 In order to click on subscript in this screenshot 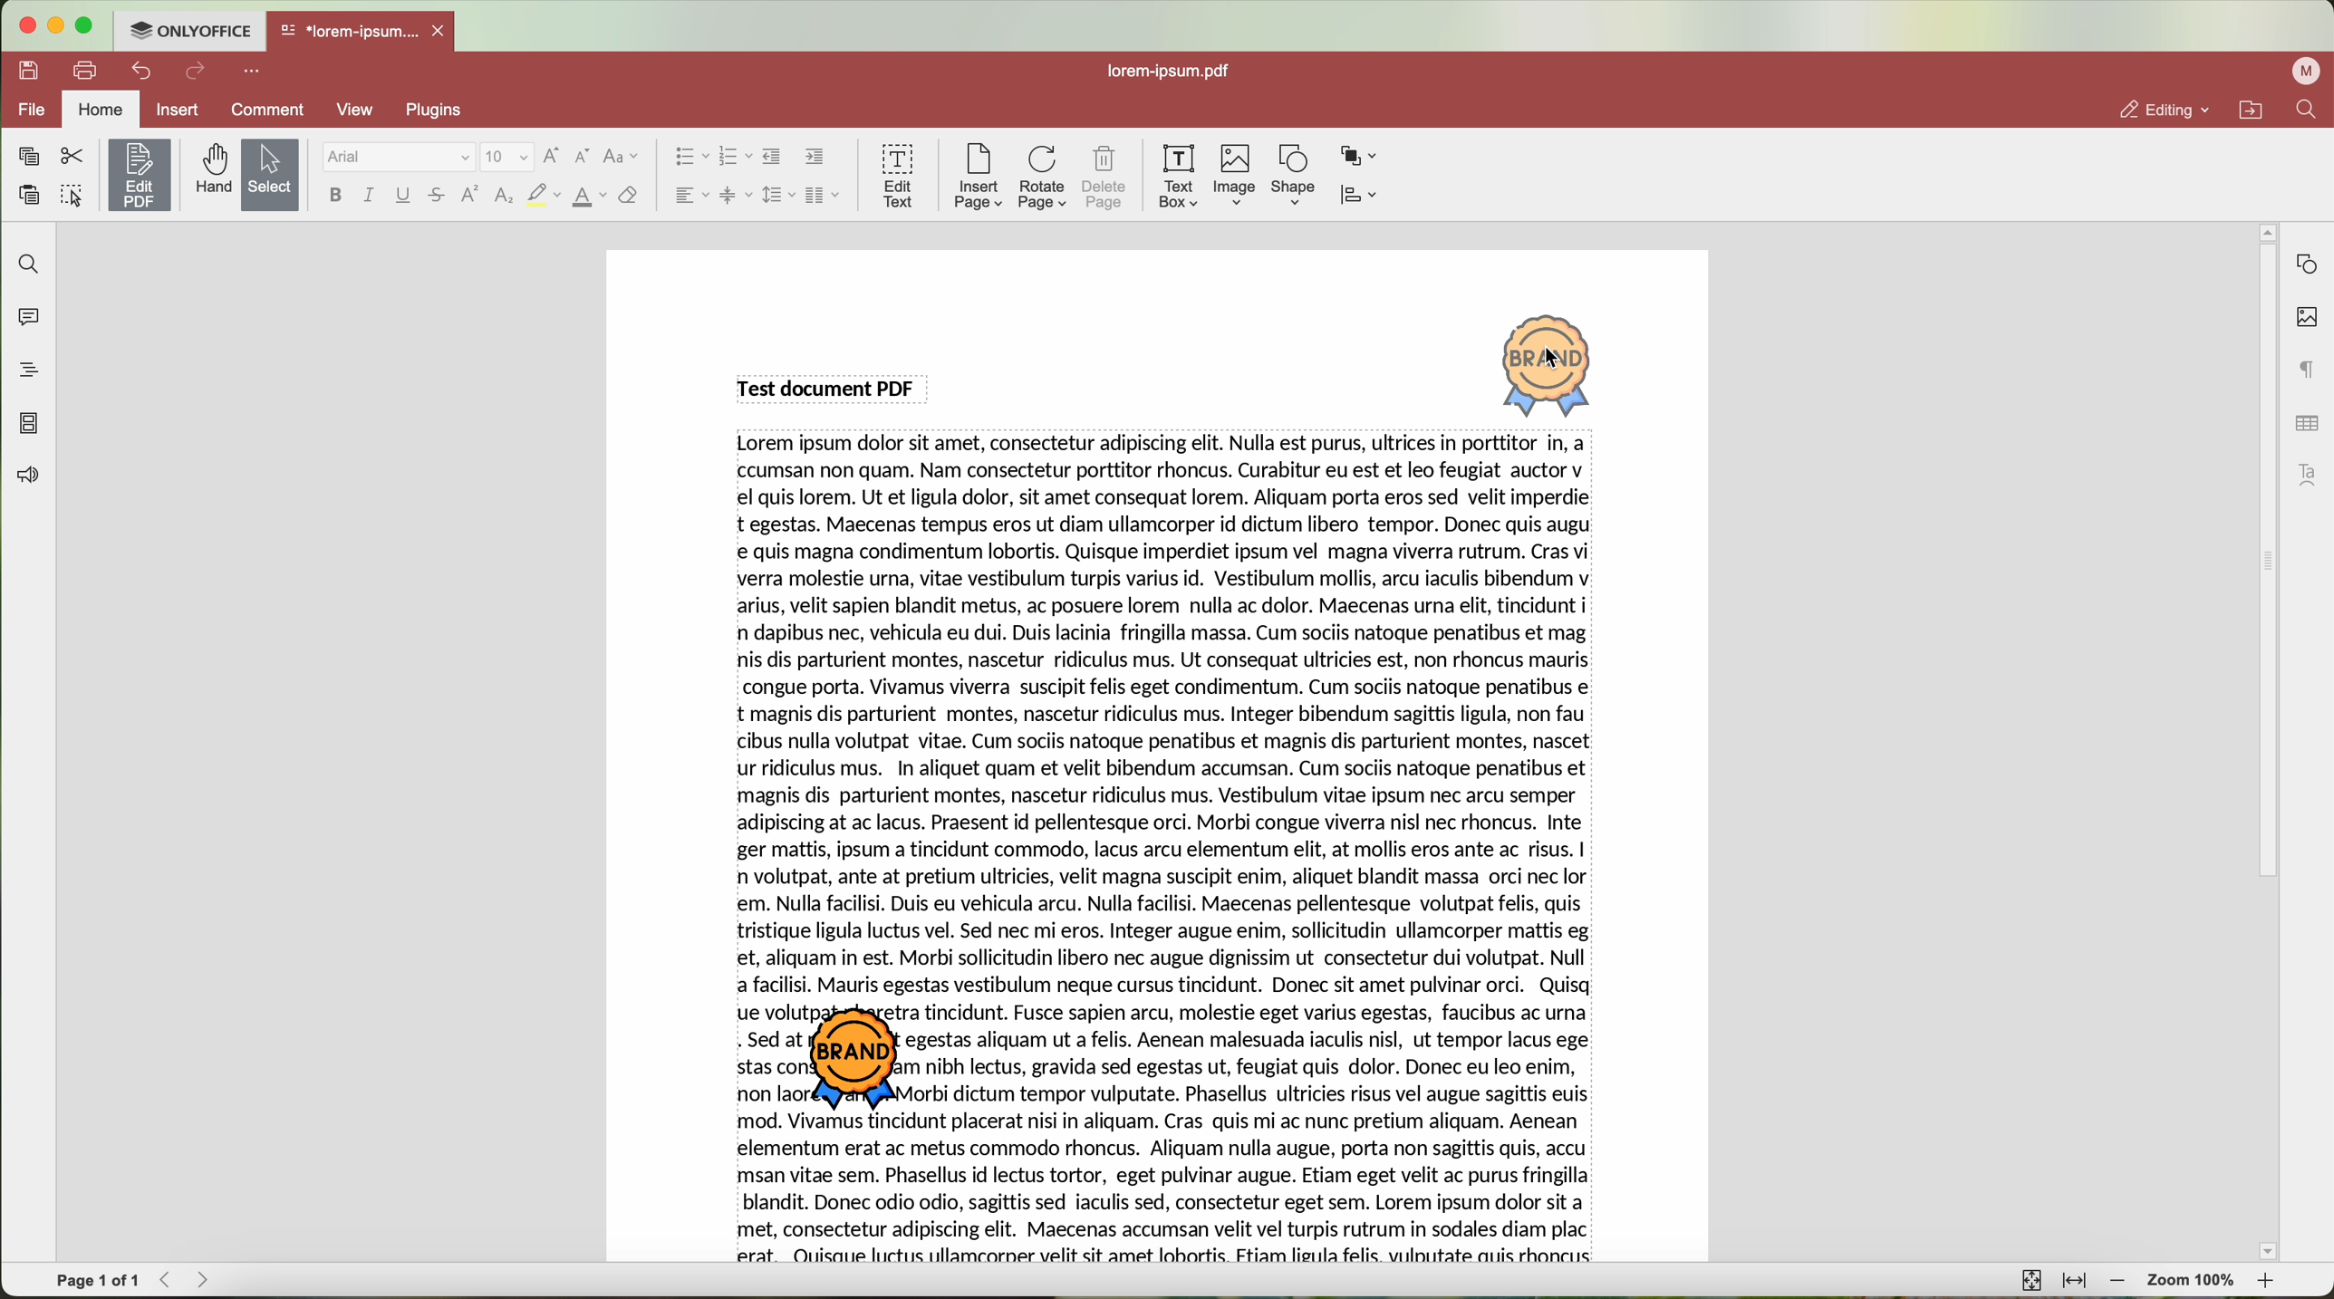, I will do `click(506, 197)`.